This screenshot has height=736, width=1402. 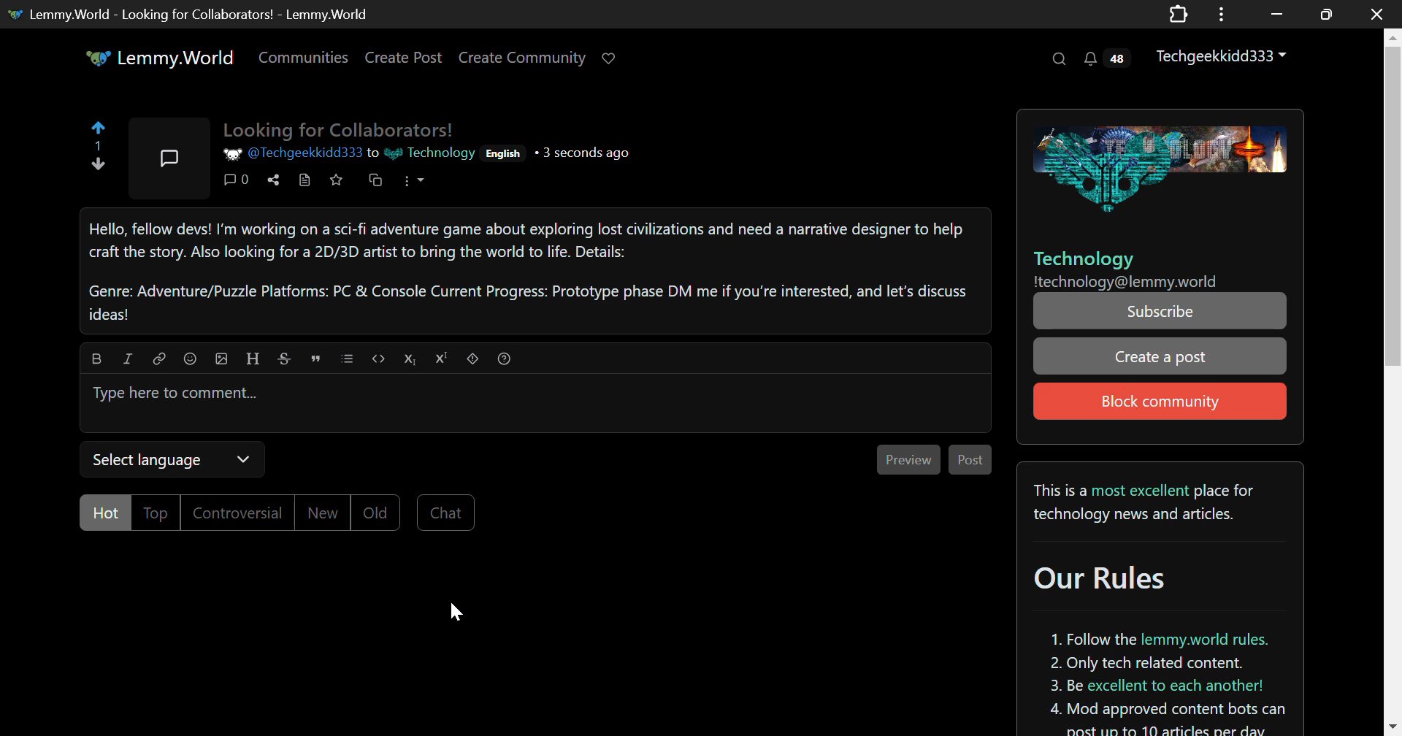 What do you see at coordinates (503, 356) in the screenshot?
I see `formatting help` at bounding box center [503, 356].